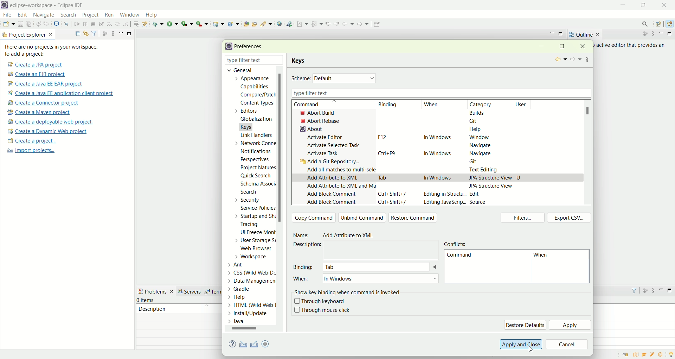 The image size is (675, 359). What do you see at coordinates (380, 267) in the screenshot?
I see `tab` at bounding box center [380, 267].